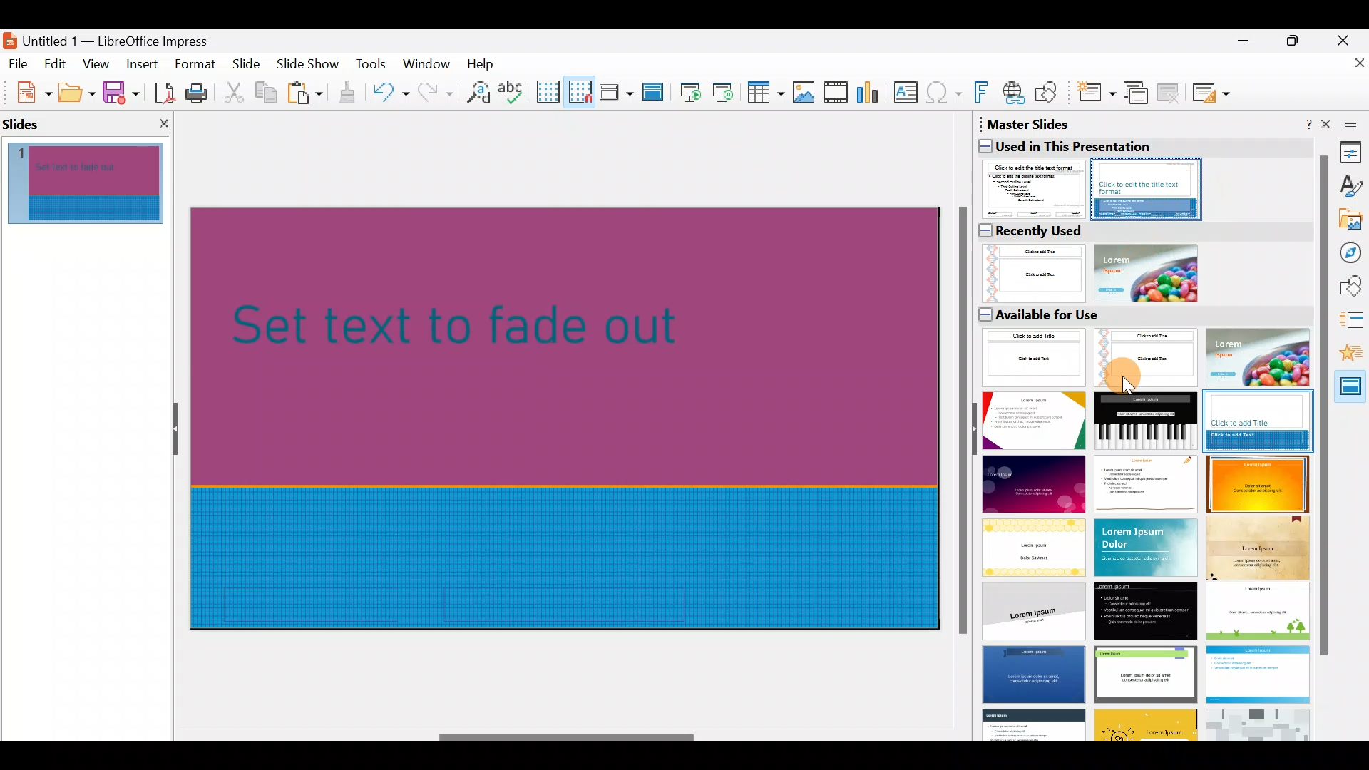 This screenshot has width=1369, height=770. I want to click on , so click(164, 430).